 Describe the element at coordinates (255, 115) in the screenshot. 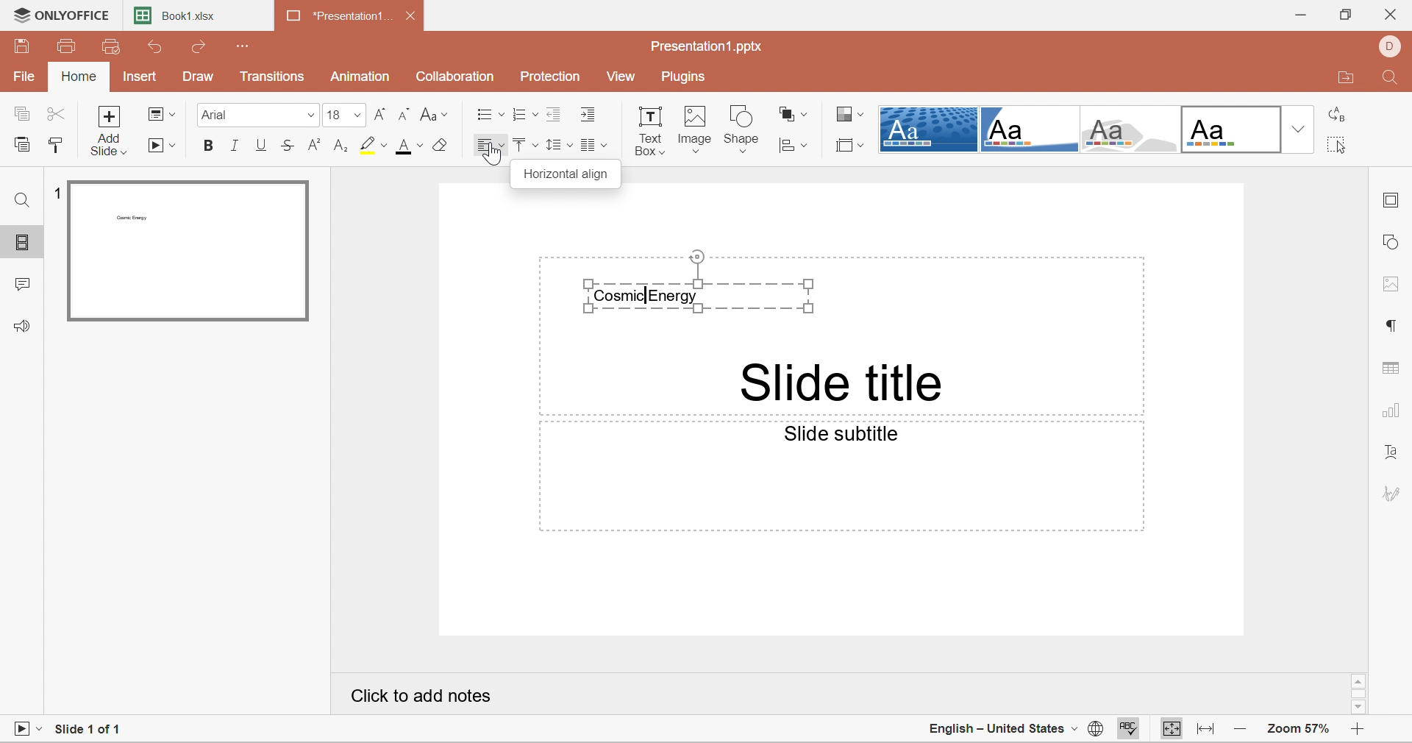

I see `Arial` at that location.